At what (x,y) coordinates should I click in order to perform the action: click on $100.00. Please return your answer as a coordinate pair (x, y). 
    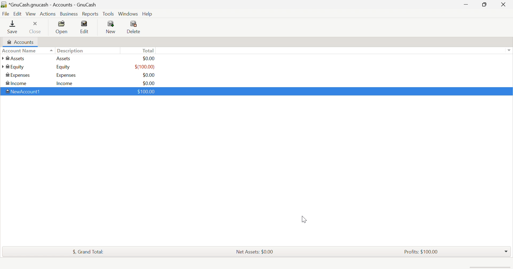
    Looking at the image, I should click on (147, 92).